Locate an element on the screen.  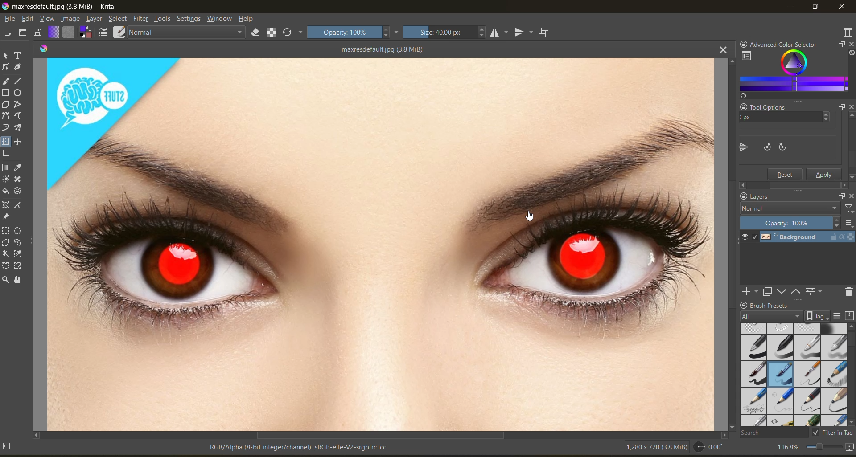
flip canvas horizontally is located at coordinates (764, 148).